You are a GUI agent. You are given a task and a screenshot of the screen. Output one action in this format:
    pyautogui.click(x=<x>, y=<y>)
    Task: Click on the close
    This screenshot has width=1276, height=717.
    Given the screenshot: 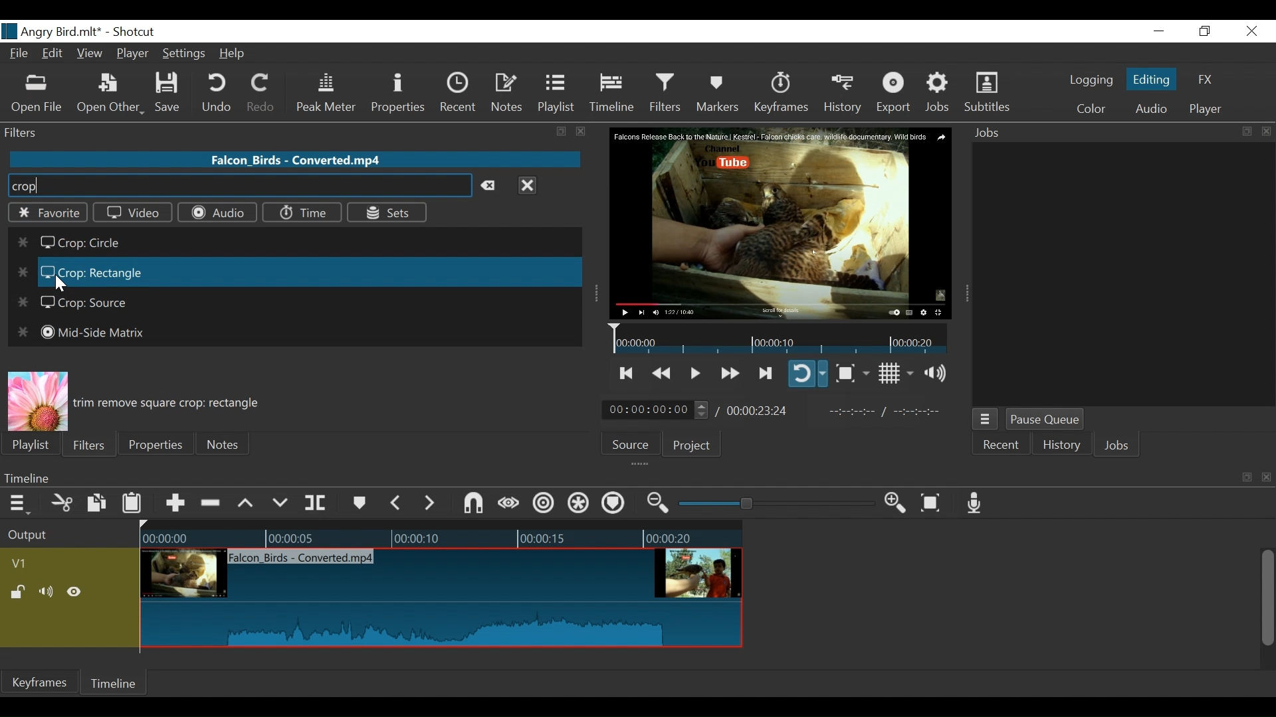 What is the action you would take?
    pyautogui.click(x=582, y=131)
    